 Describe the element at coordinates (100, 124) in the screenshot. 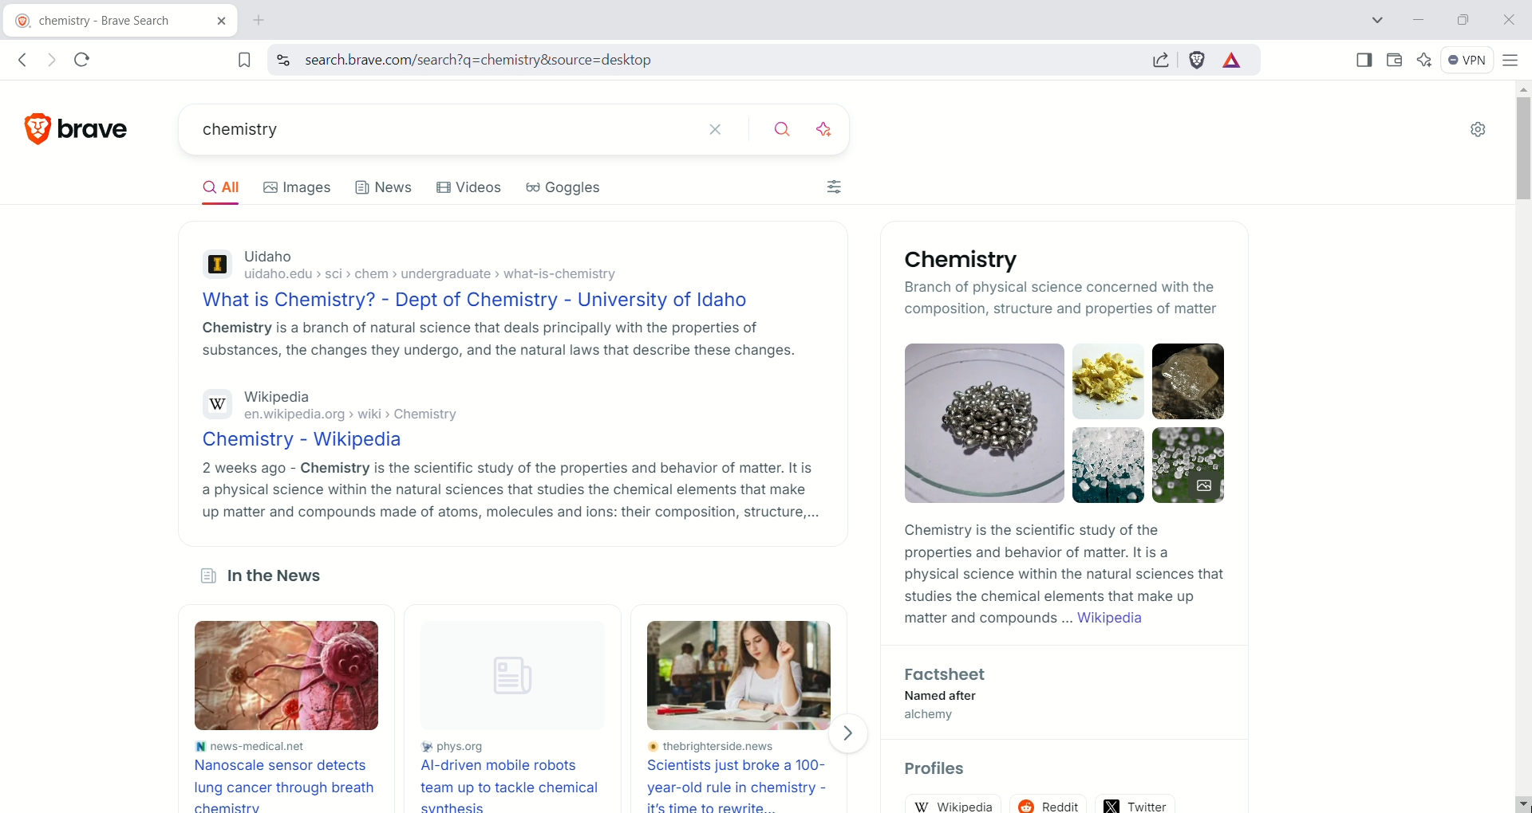

I see `brave` at that location.